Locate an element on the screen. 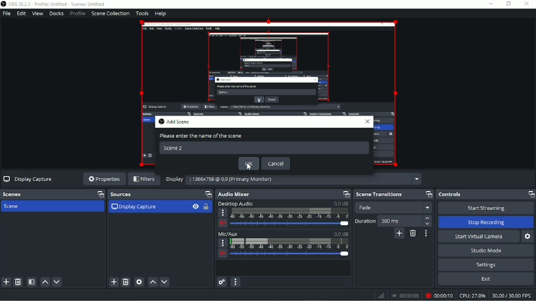  Scale is located at coordinates (290, 213).